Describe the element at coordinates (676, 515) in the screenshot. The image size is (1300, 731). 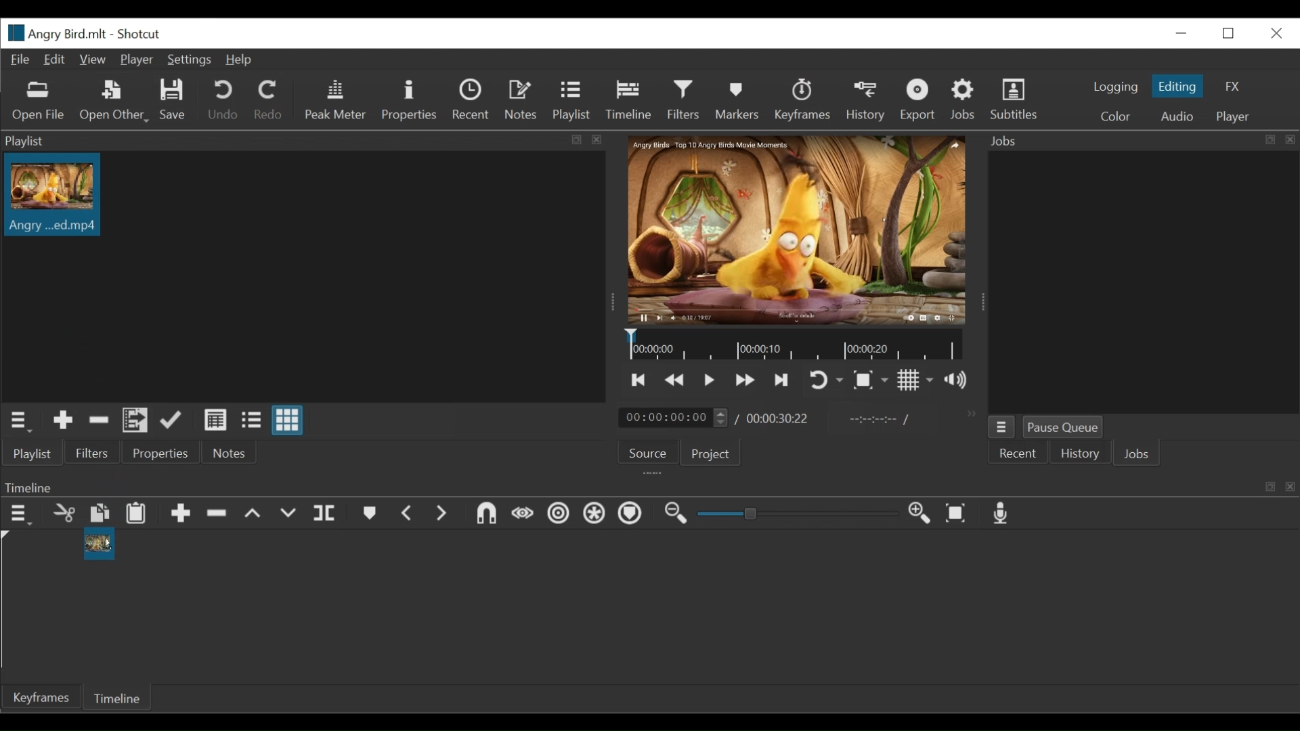
I see `Zoom timeline out` at that location.